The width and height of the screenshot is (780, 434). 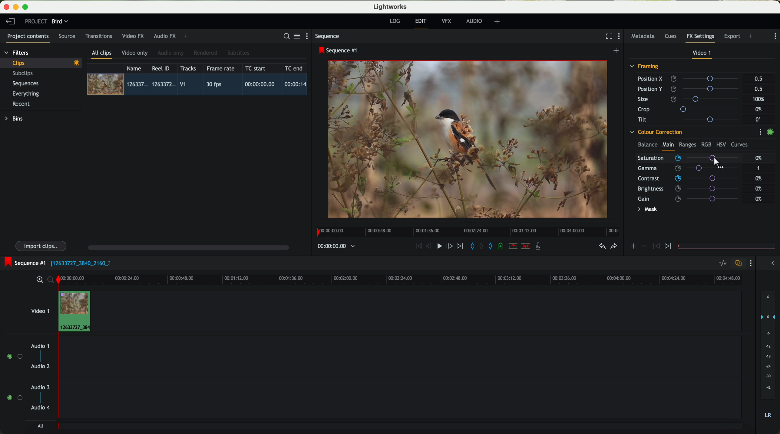 I want to click on timeline, so click(x=333, y=246).